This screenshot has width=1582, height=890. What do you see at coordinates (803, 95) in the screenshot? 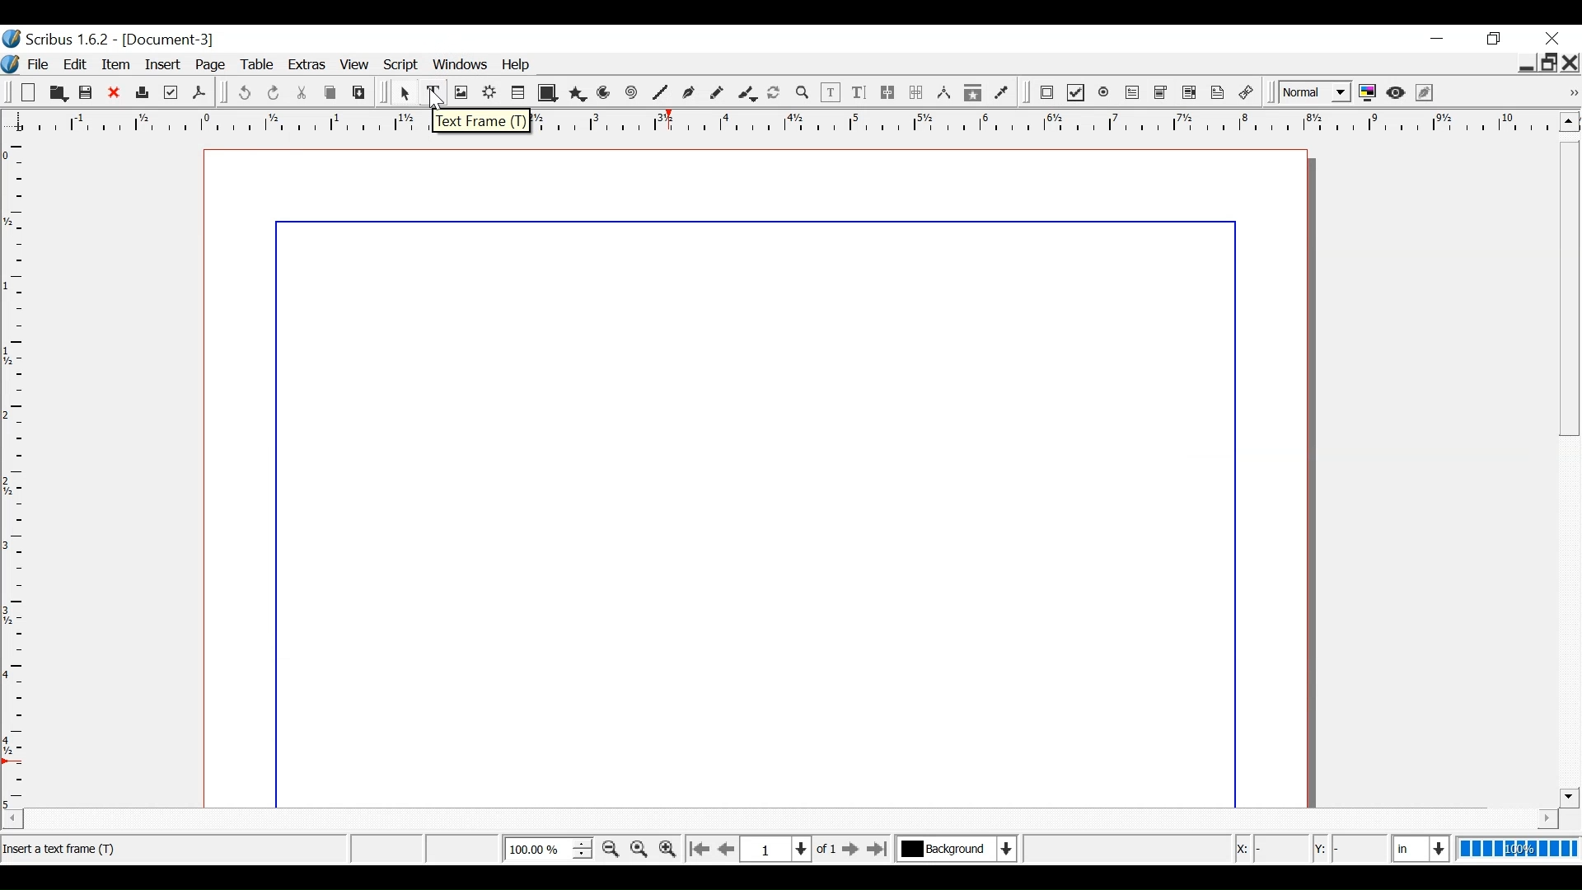
I see `Zoom` at bounding box center [803, 95].